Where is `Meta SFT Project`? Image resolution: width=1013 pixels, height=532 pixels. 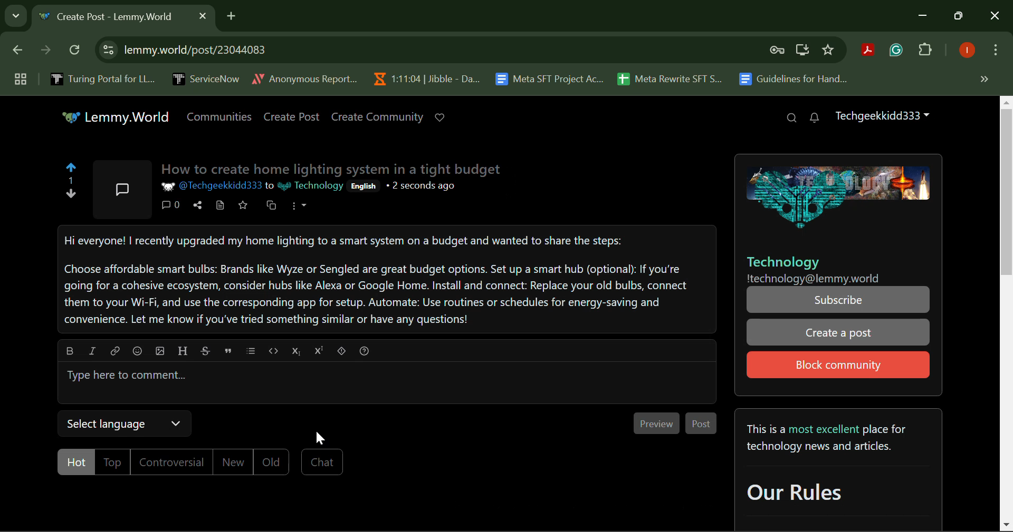 Meta SFT Project is located at coordinates (551, 78).